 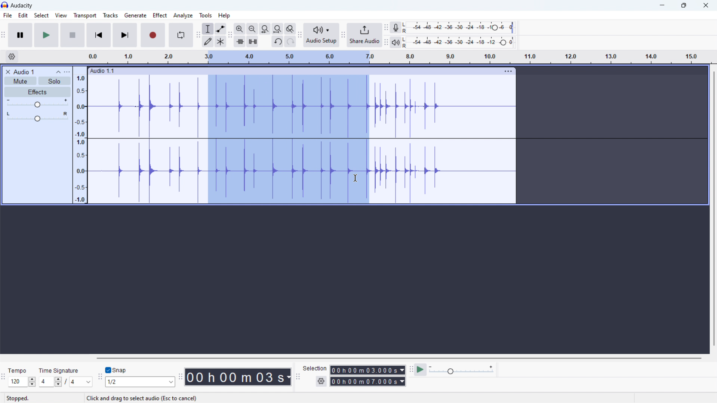 I want to click on play at speed, so click(x=421, y=370).